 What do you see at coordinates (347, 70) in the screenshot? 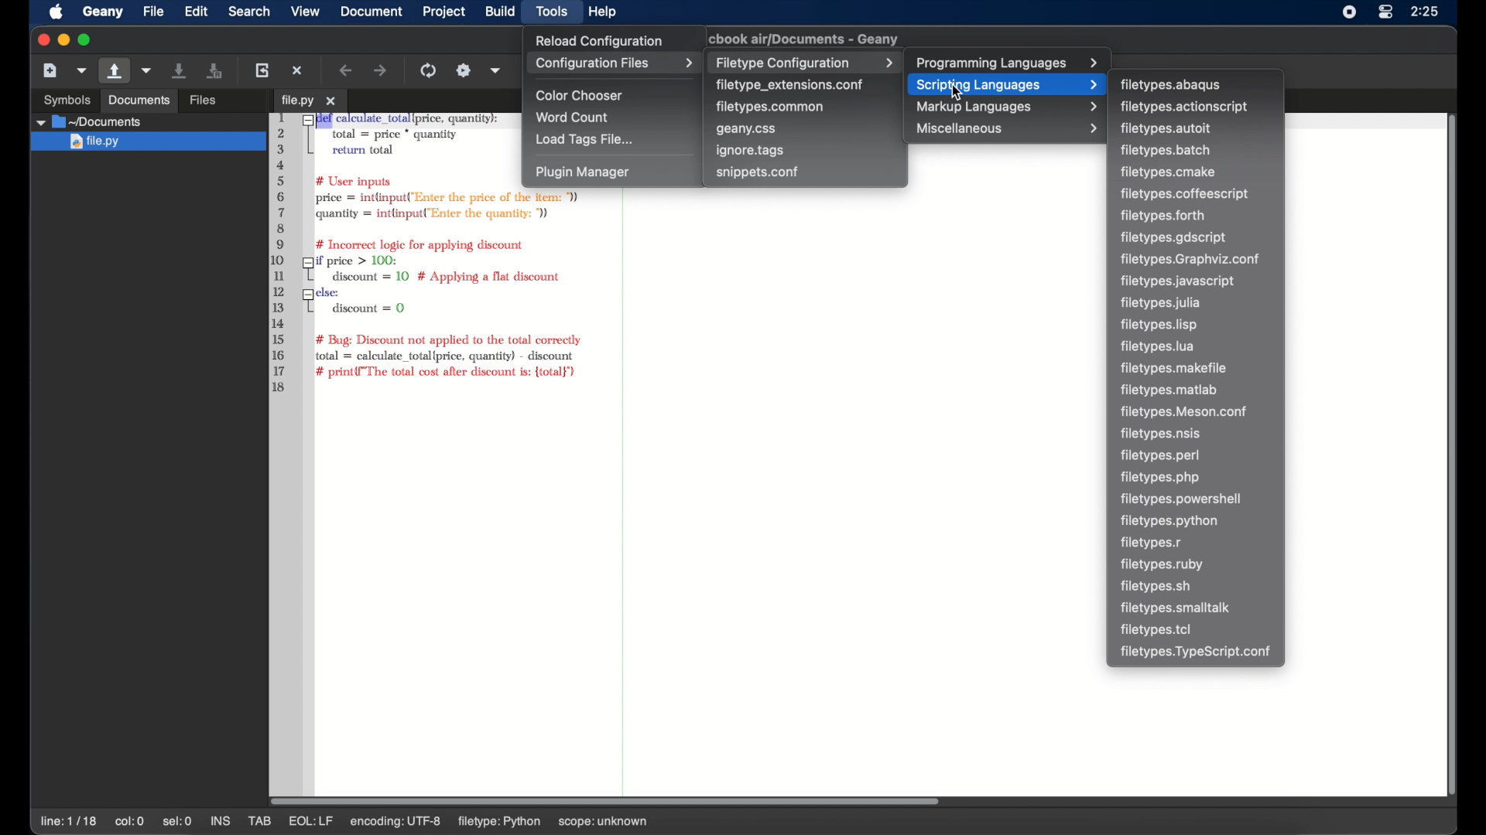
I see `navigate backward a location` at bounding box center [347, 70].